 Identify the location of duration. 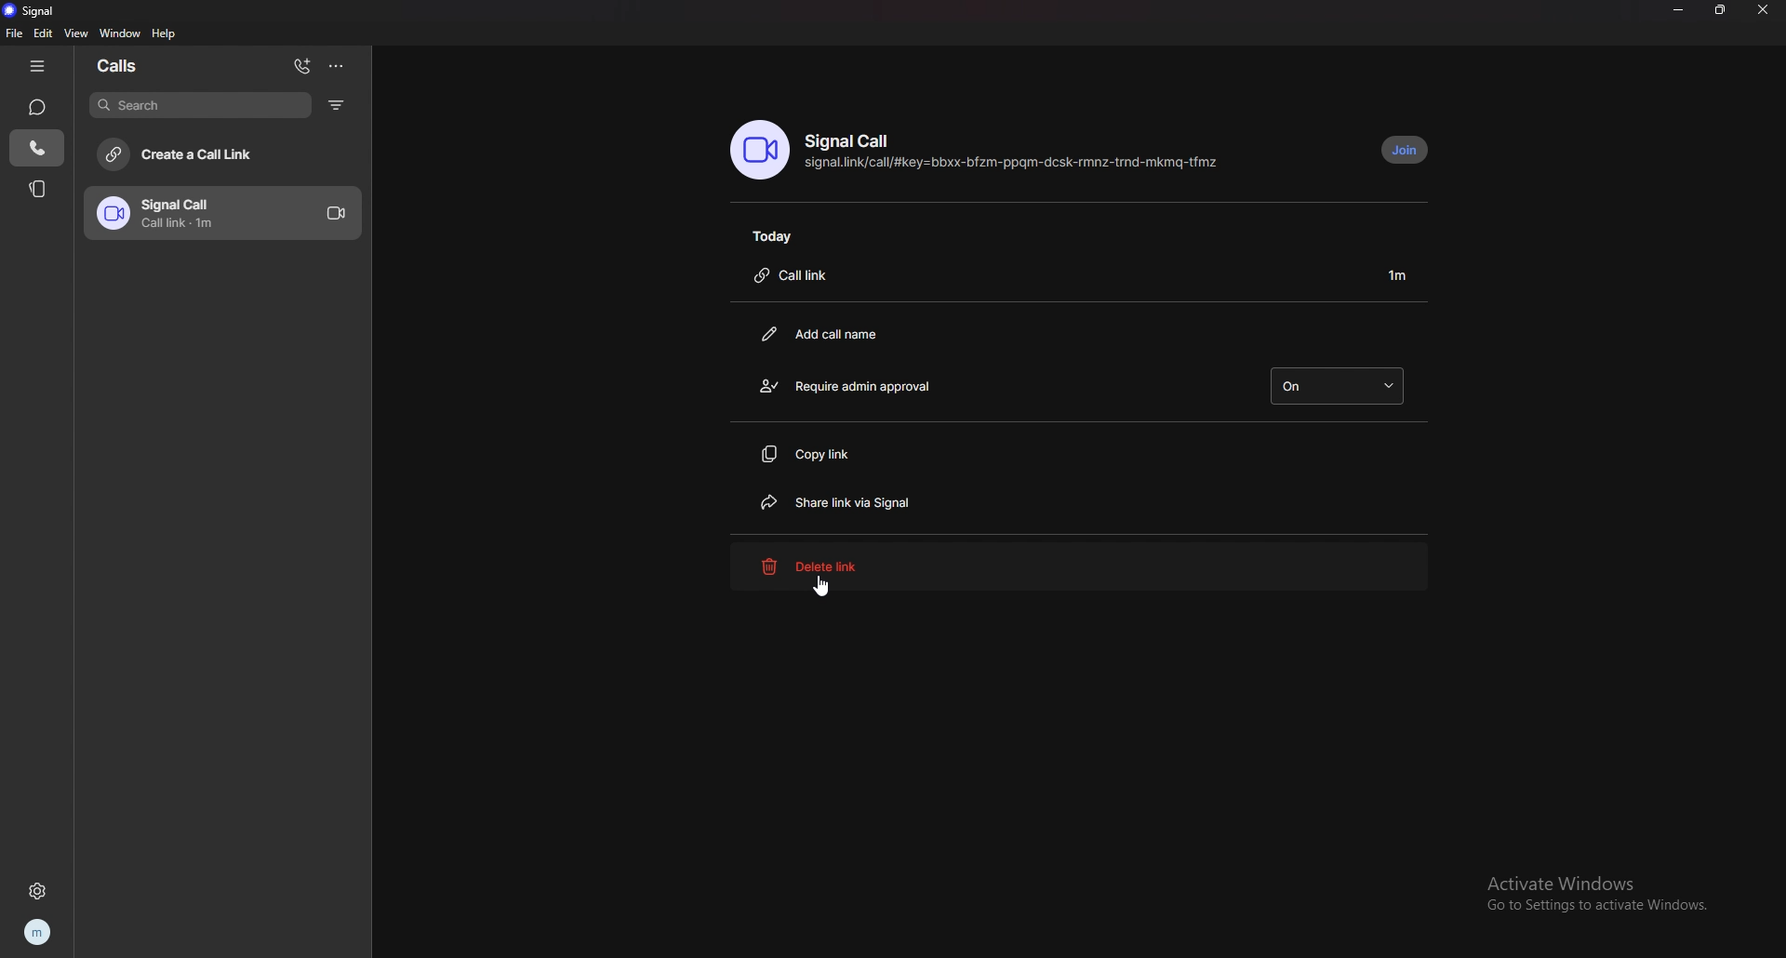
(1401, 273).